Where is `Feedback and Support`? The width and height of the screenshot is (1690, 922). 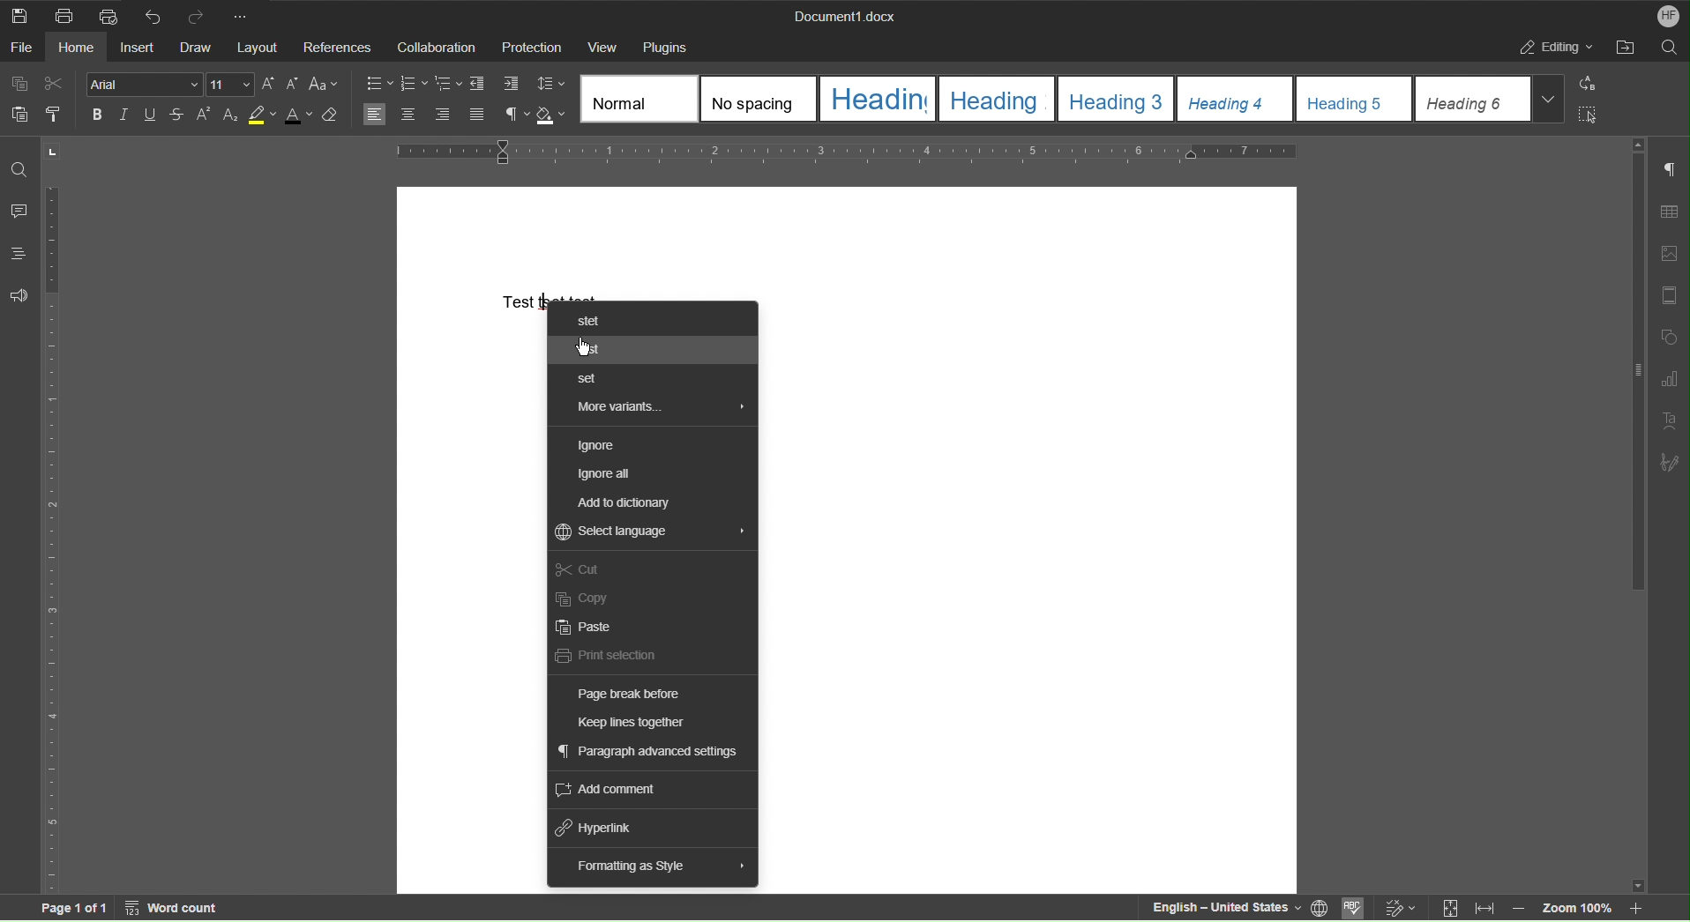
Feedback and Support is located at coordinates (18, 296).